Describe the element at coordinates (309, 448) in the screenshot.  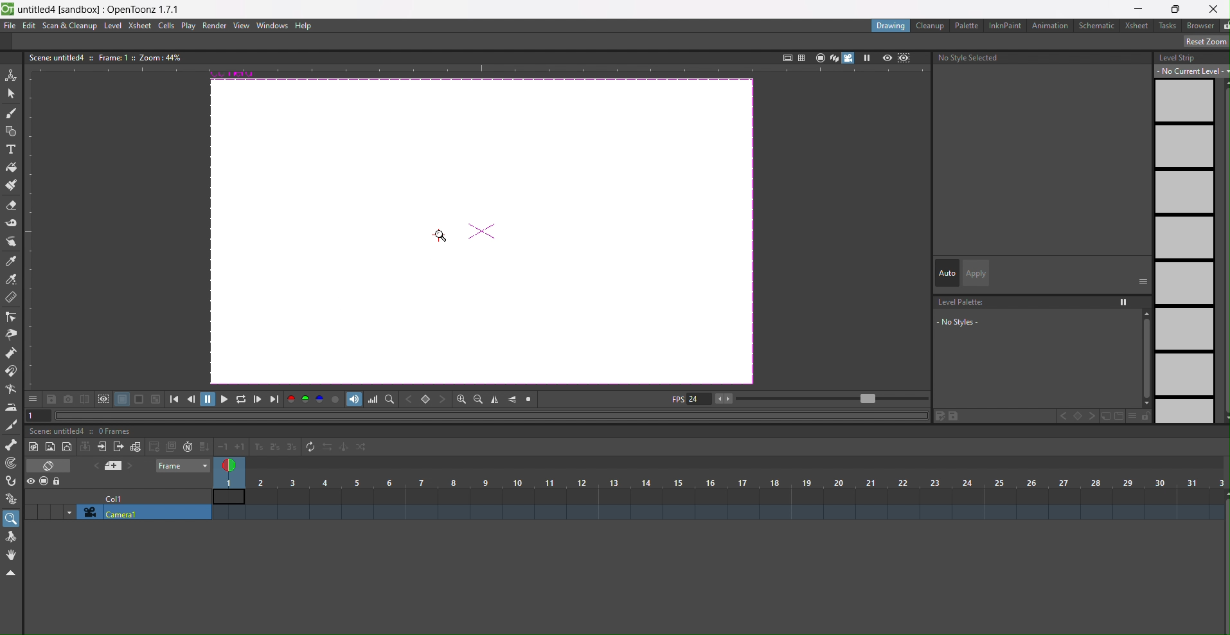
I see `refresh` at that location.